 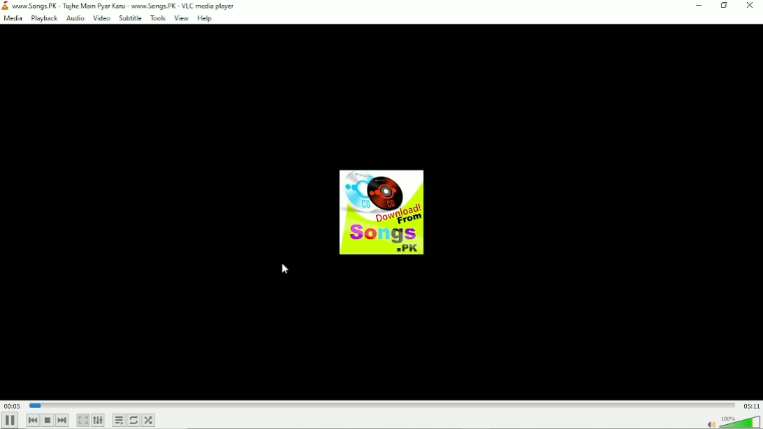 I want to click on Cursor, so click(x=286, y=270).